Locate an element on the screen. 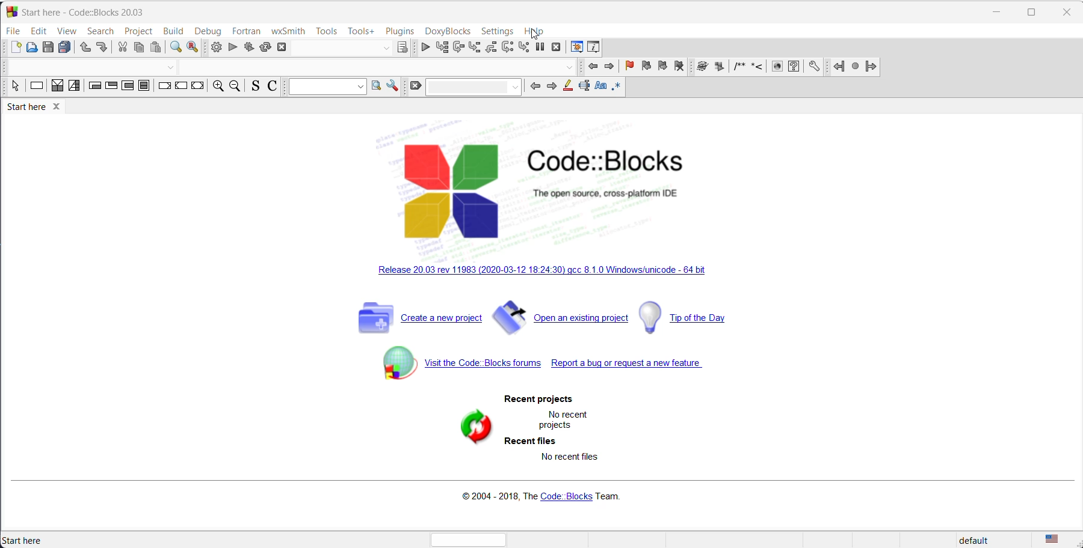 The height and width of the screenshot is (548, 1083). dropdown button is located at coordinates (570, 69).